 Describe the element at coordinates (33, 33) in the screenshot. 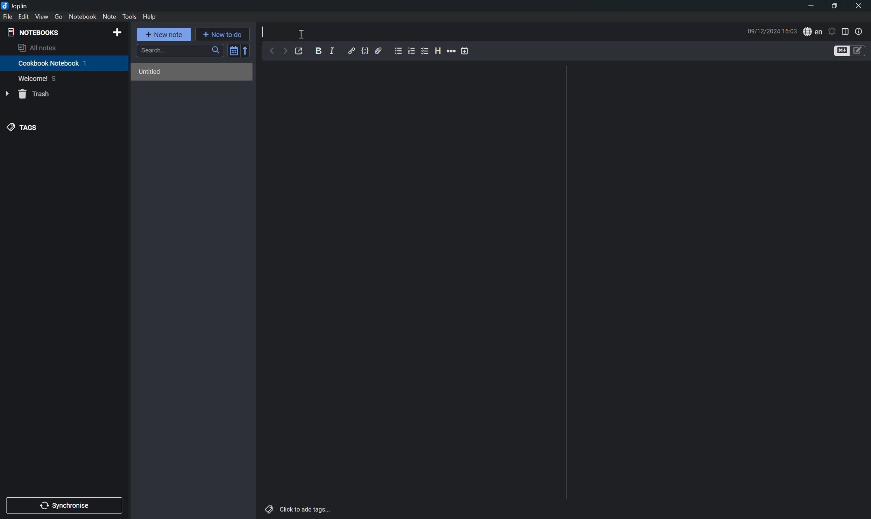

I see `NOTEBOOKS` at that location.